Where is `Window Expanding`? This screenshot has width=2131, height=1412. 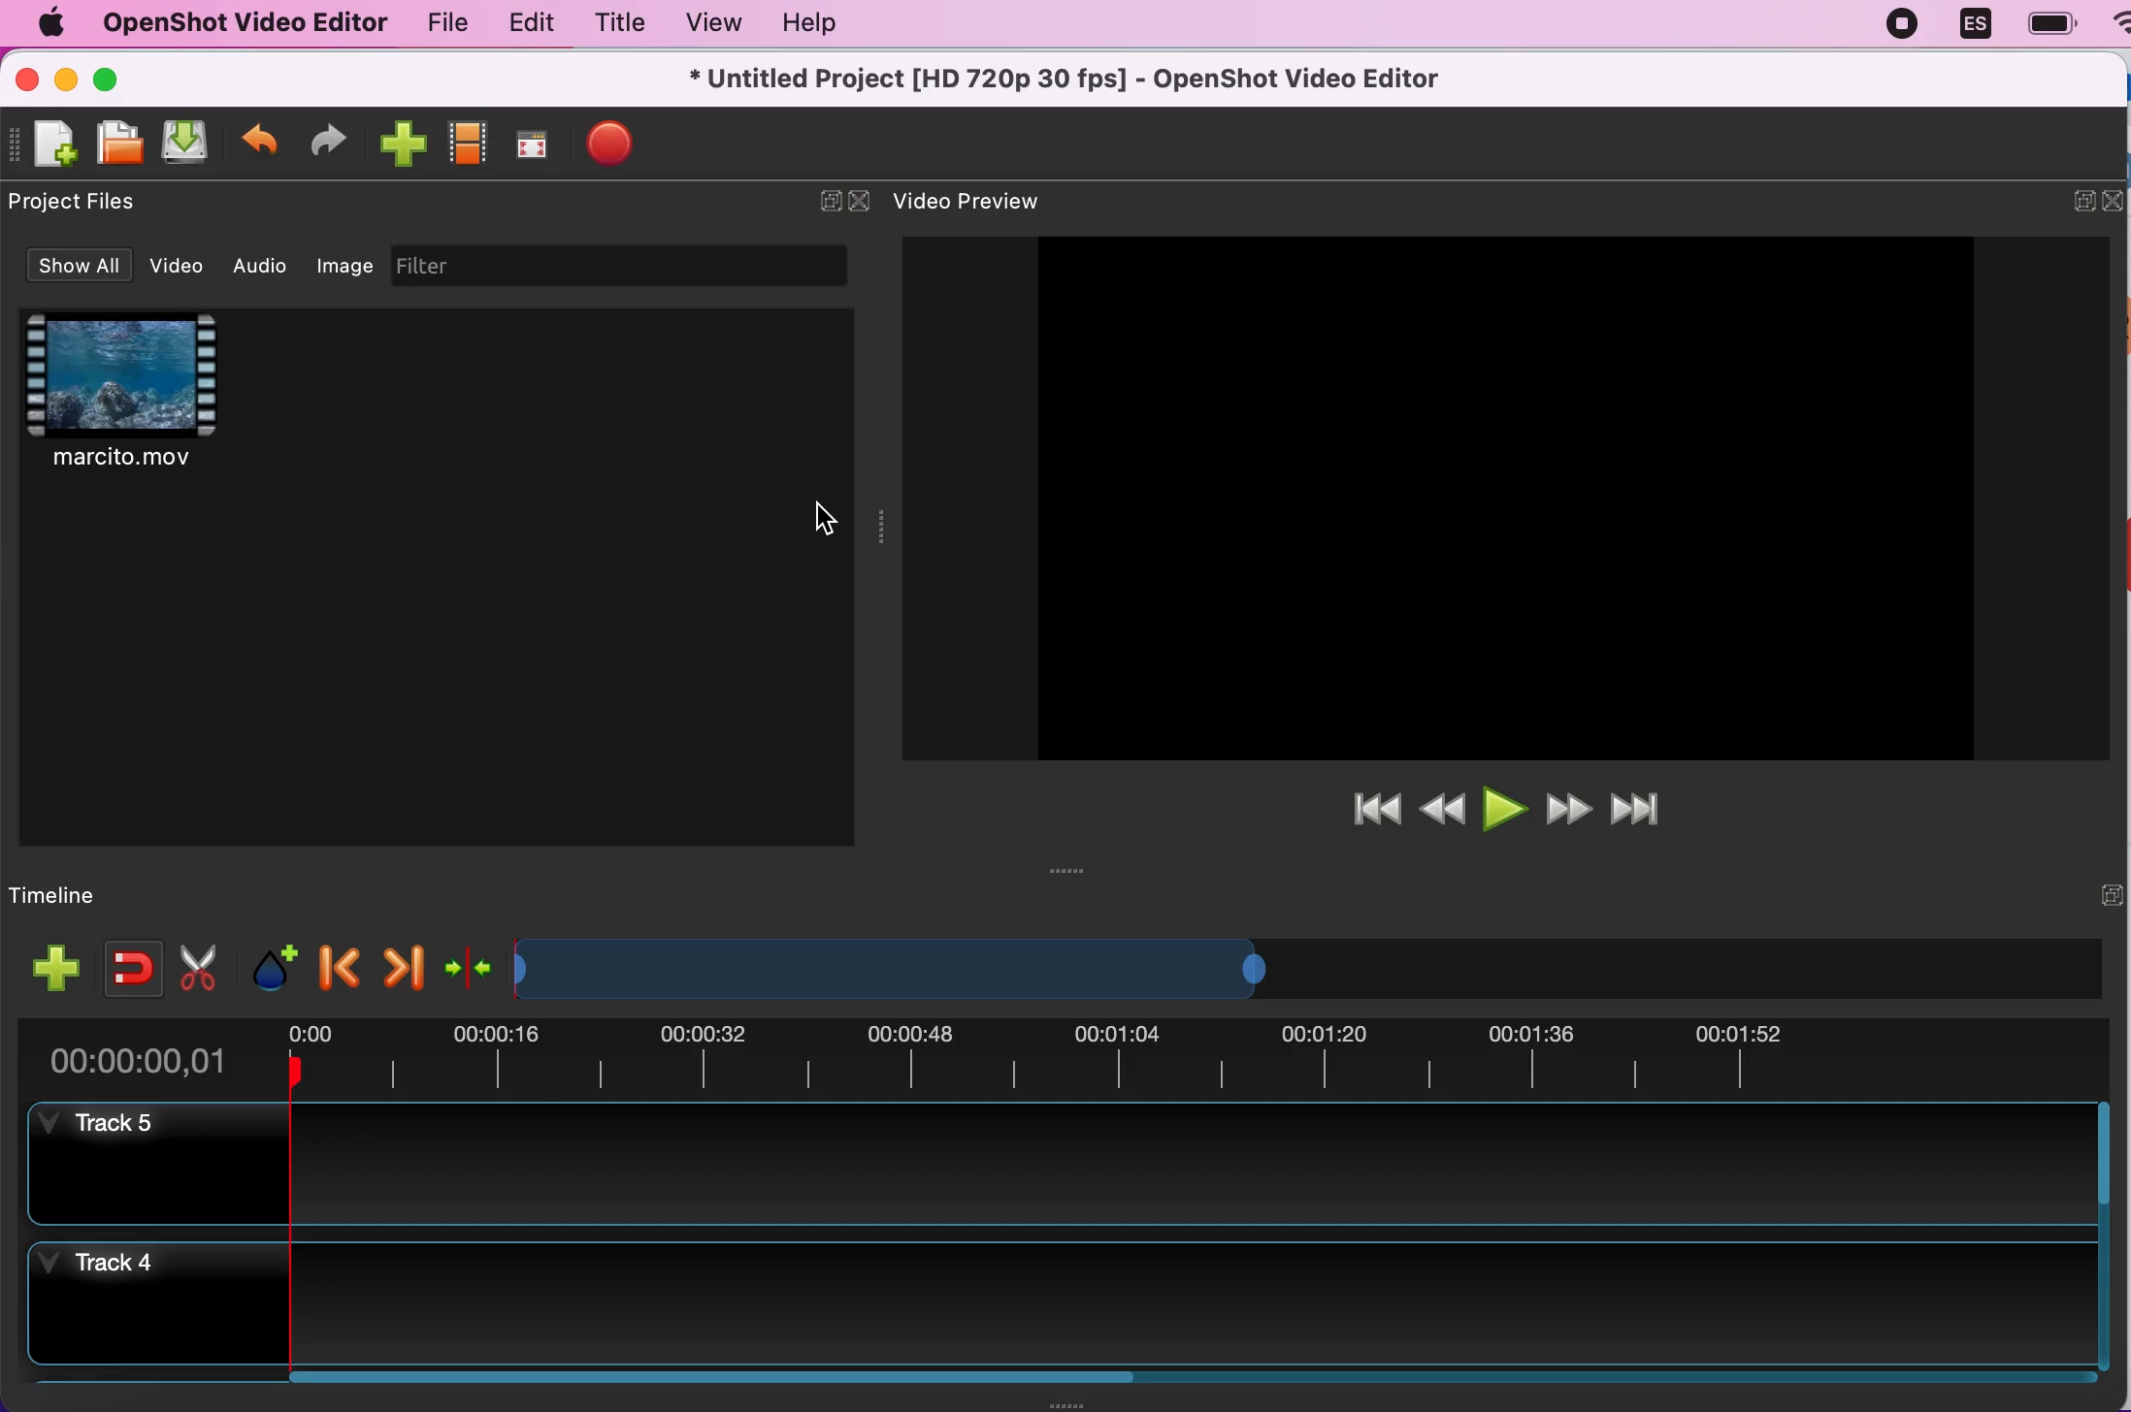 Window Expanding is located at coordinates (1066, 878).